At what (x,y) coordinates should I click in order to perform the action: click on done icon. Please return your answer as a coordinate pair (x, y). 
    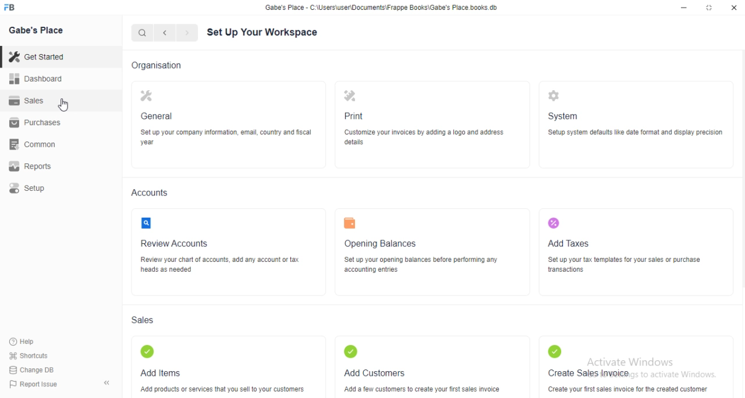
    Looking at the image, I should click on (148, 351).